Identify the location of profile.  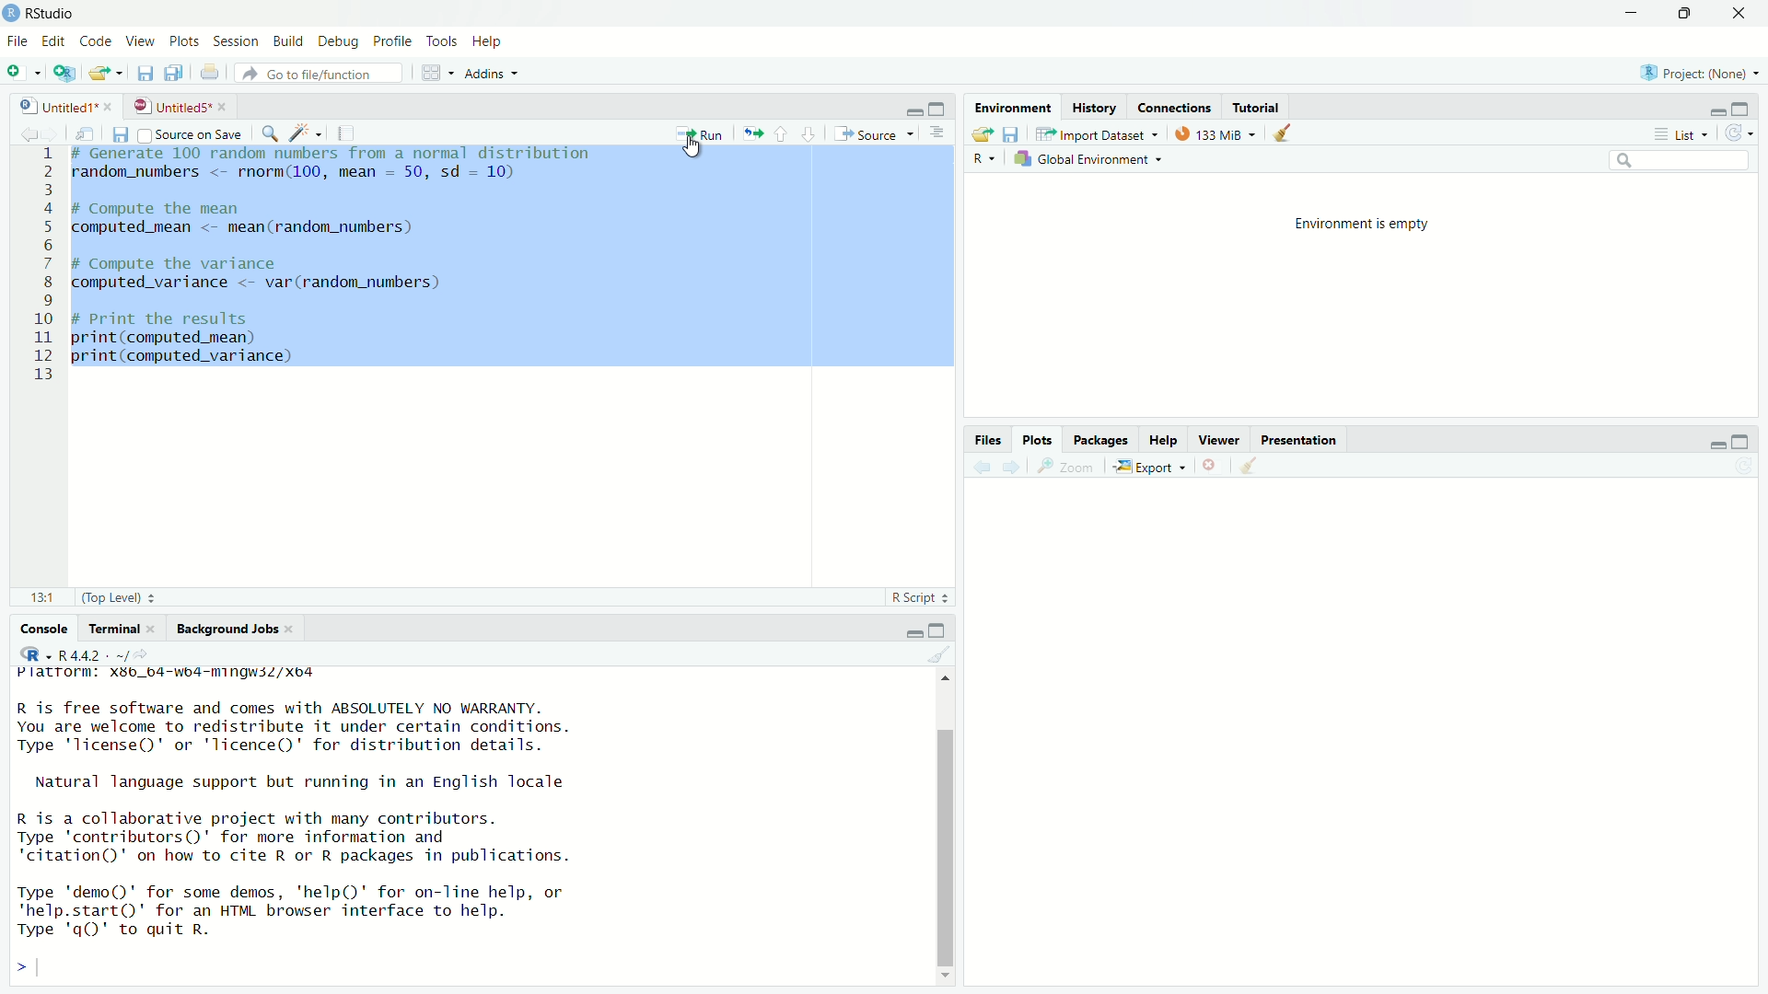
(394, 39).